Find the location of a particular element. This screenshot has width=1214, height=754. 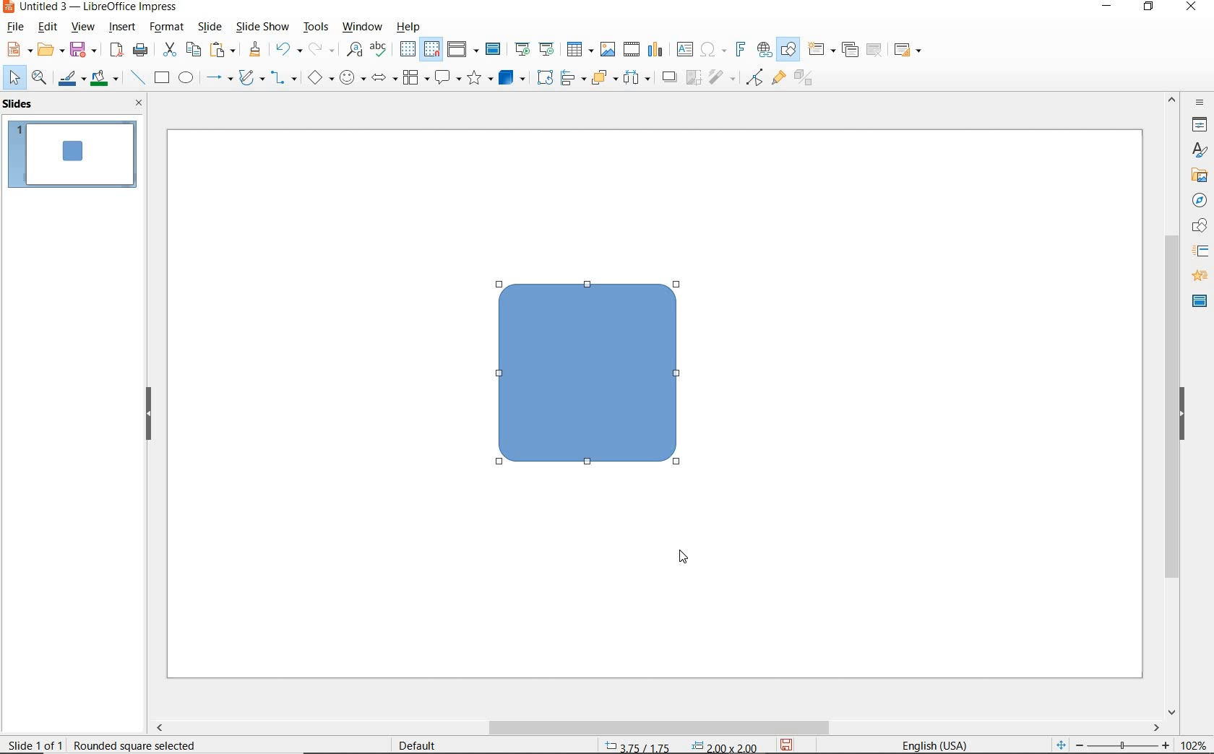

square selected is located at coordinates (146, 744).